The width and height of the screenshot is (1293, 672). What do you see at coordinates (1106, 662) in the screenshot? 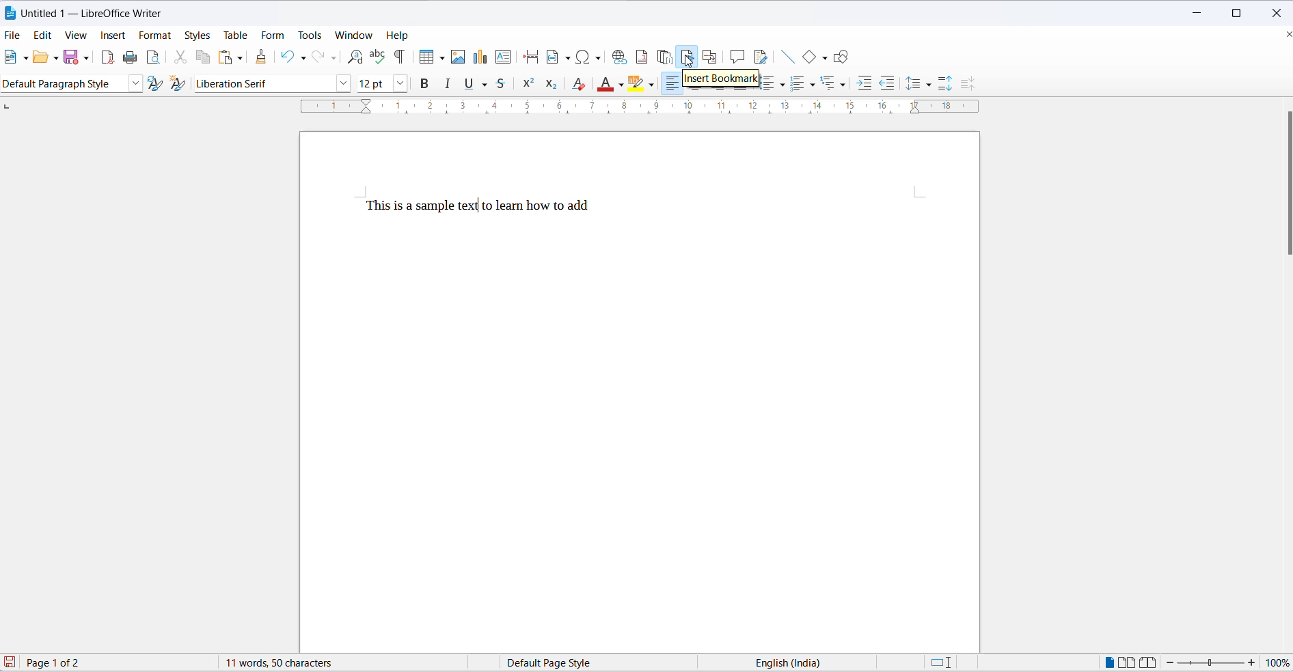
I see `single page view` at bounding box center [1106, 662].